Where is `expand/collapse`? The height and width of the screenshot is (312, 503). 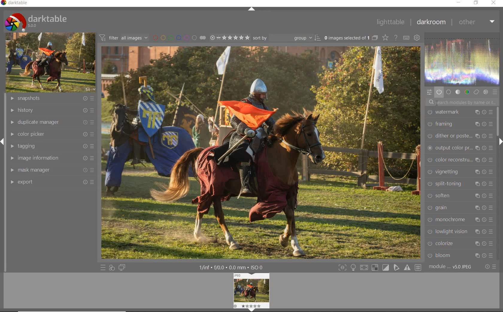
expand/collapse is located at coordinates (500, 142).